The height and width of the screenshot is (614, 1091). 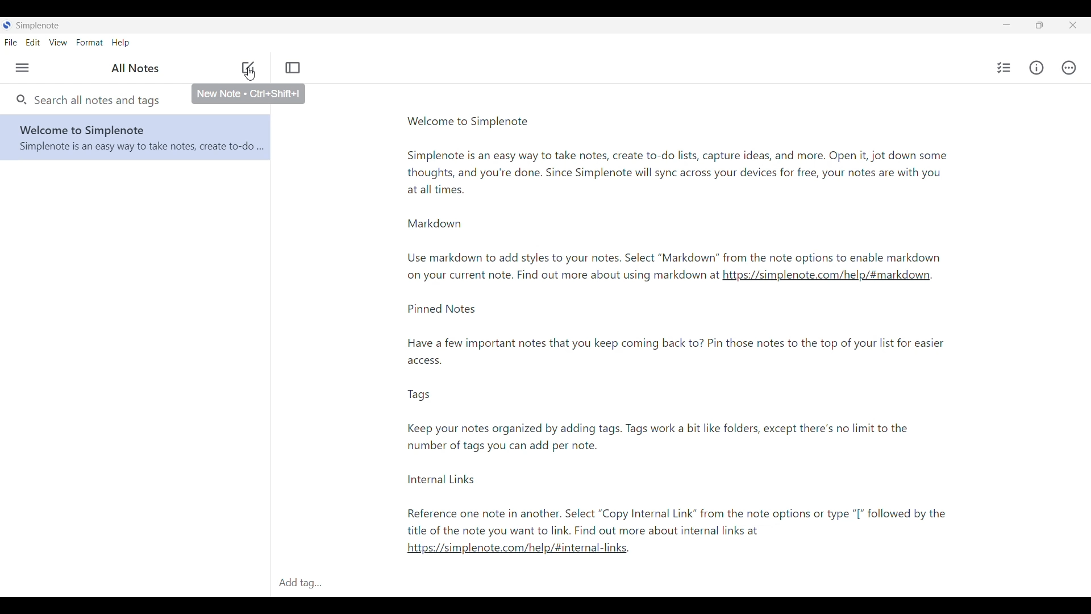 What do you see at coordinates (716, 184) in the screenshot?
I see `Welcome text` at bounding box center [716, 184].